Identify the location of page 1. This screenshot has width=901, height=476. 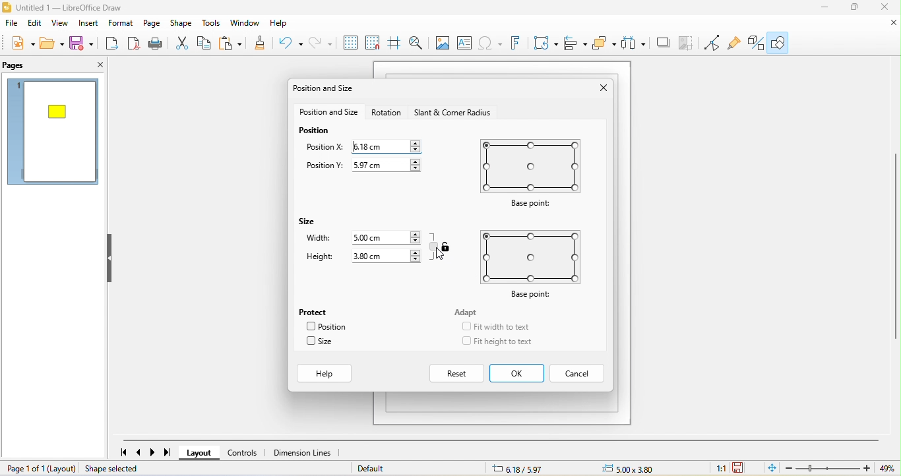
(54, 134).